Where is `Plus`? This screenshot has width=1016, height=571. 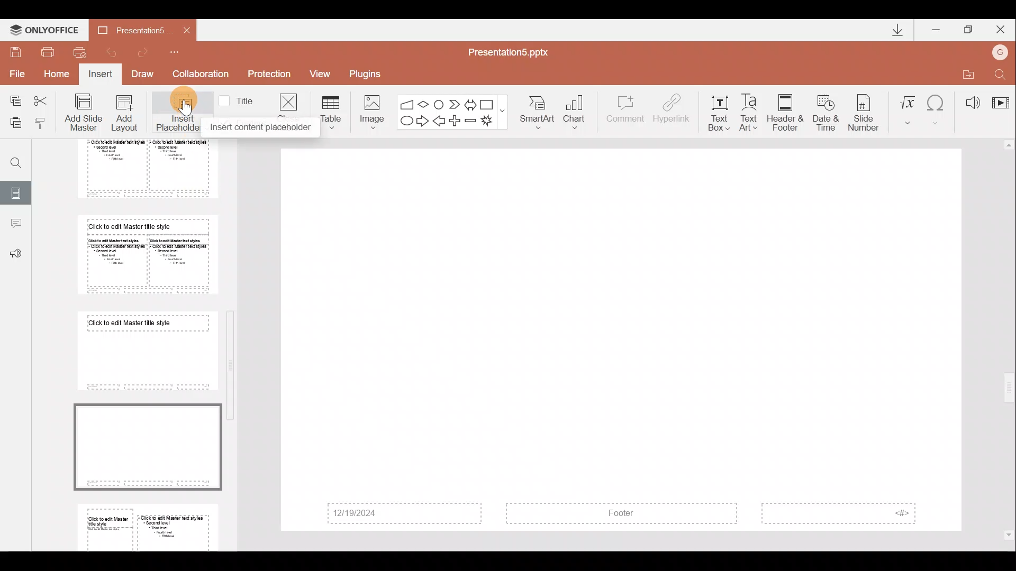 Plus is located at coordinates (457, 119).